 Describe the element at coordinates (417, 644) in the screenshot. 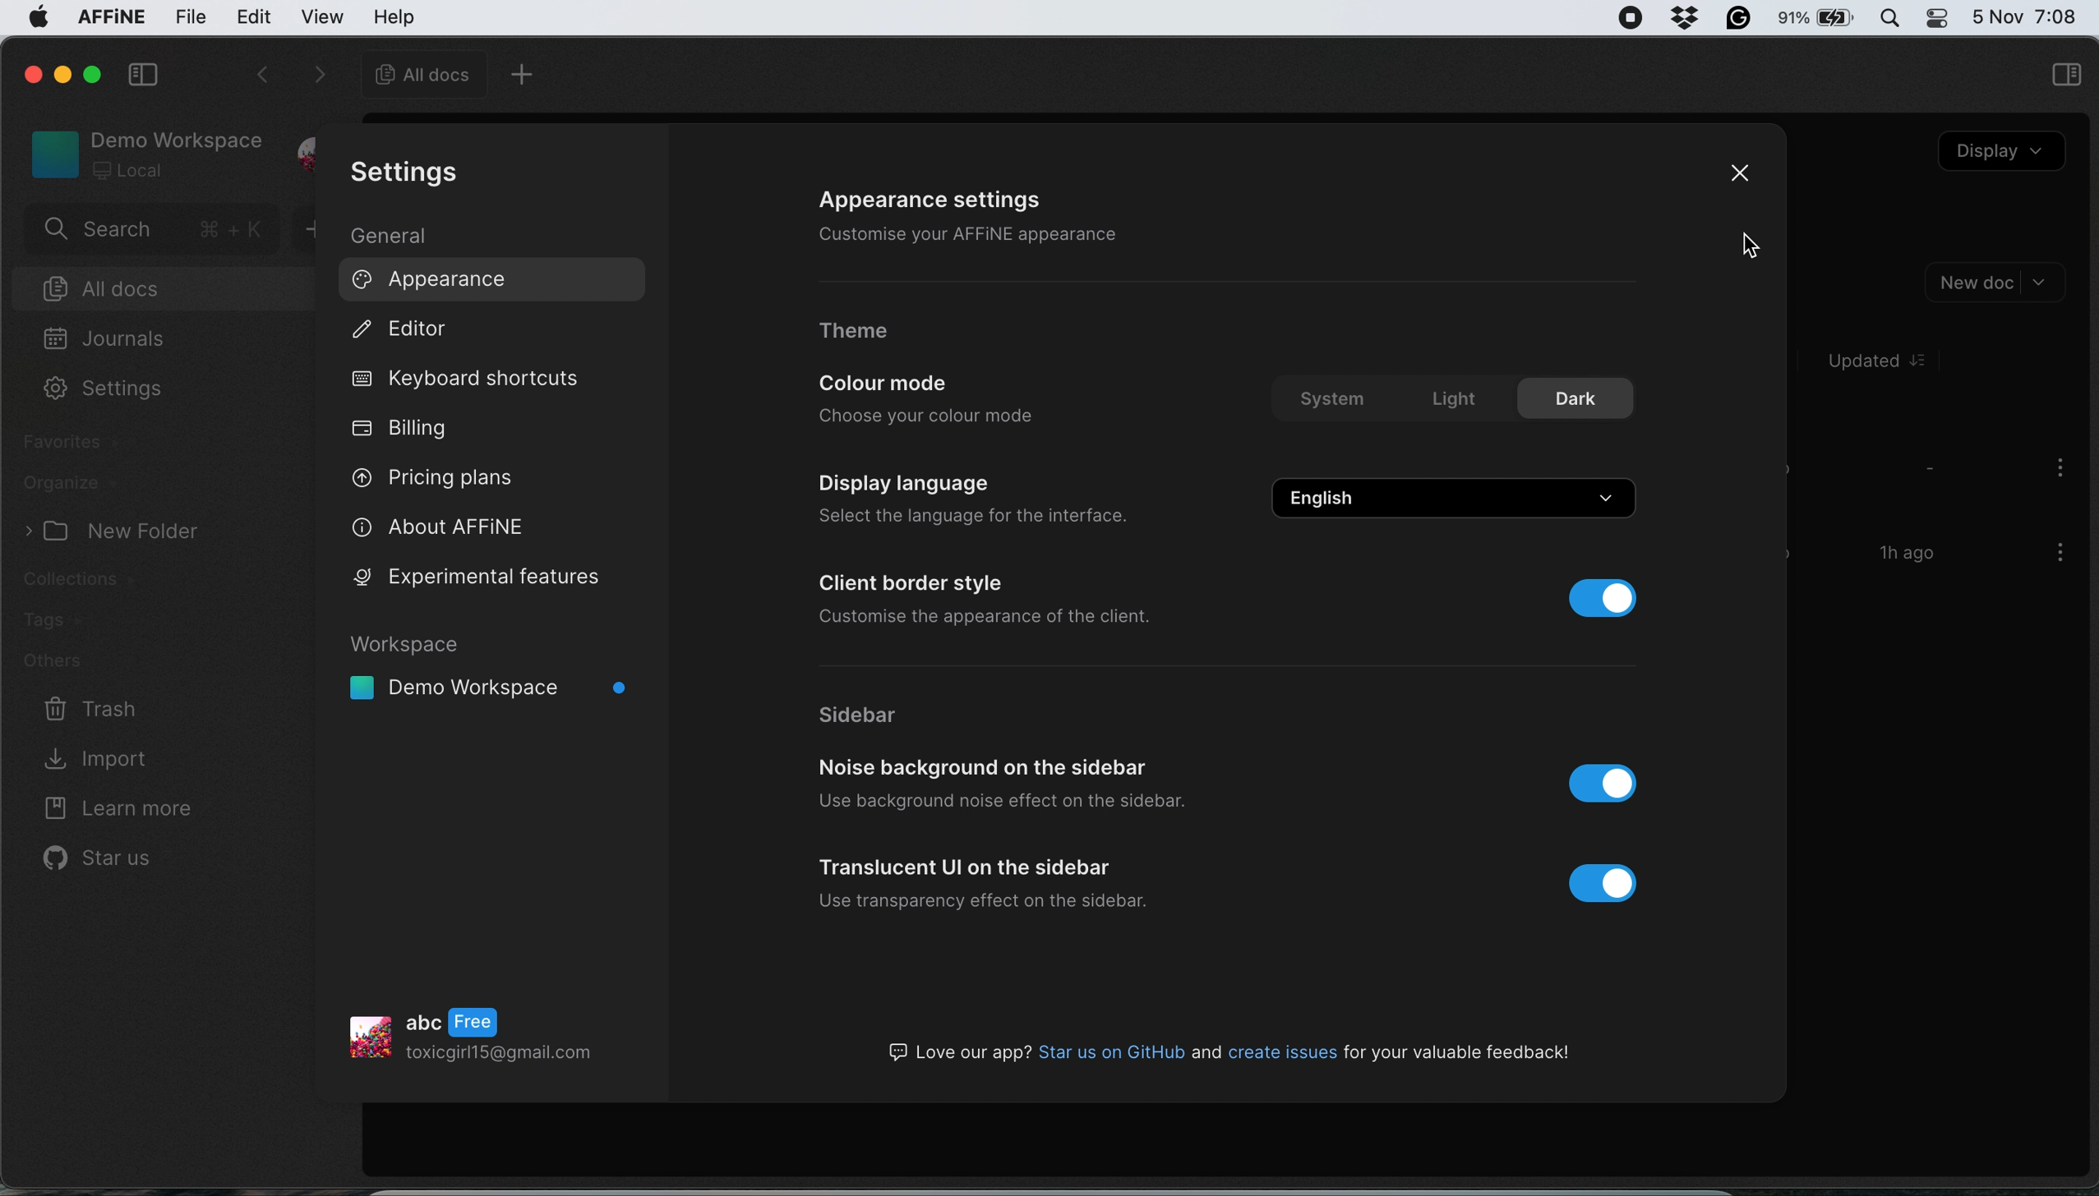

I see `Workspace` at that location.